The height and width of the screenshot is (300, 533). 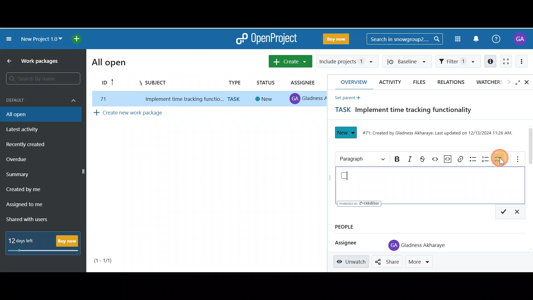 I want to click on More actions, so click(x=525, y=61).